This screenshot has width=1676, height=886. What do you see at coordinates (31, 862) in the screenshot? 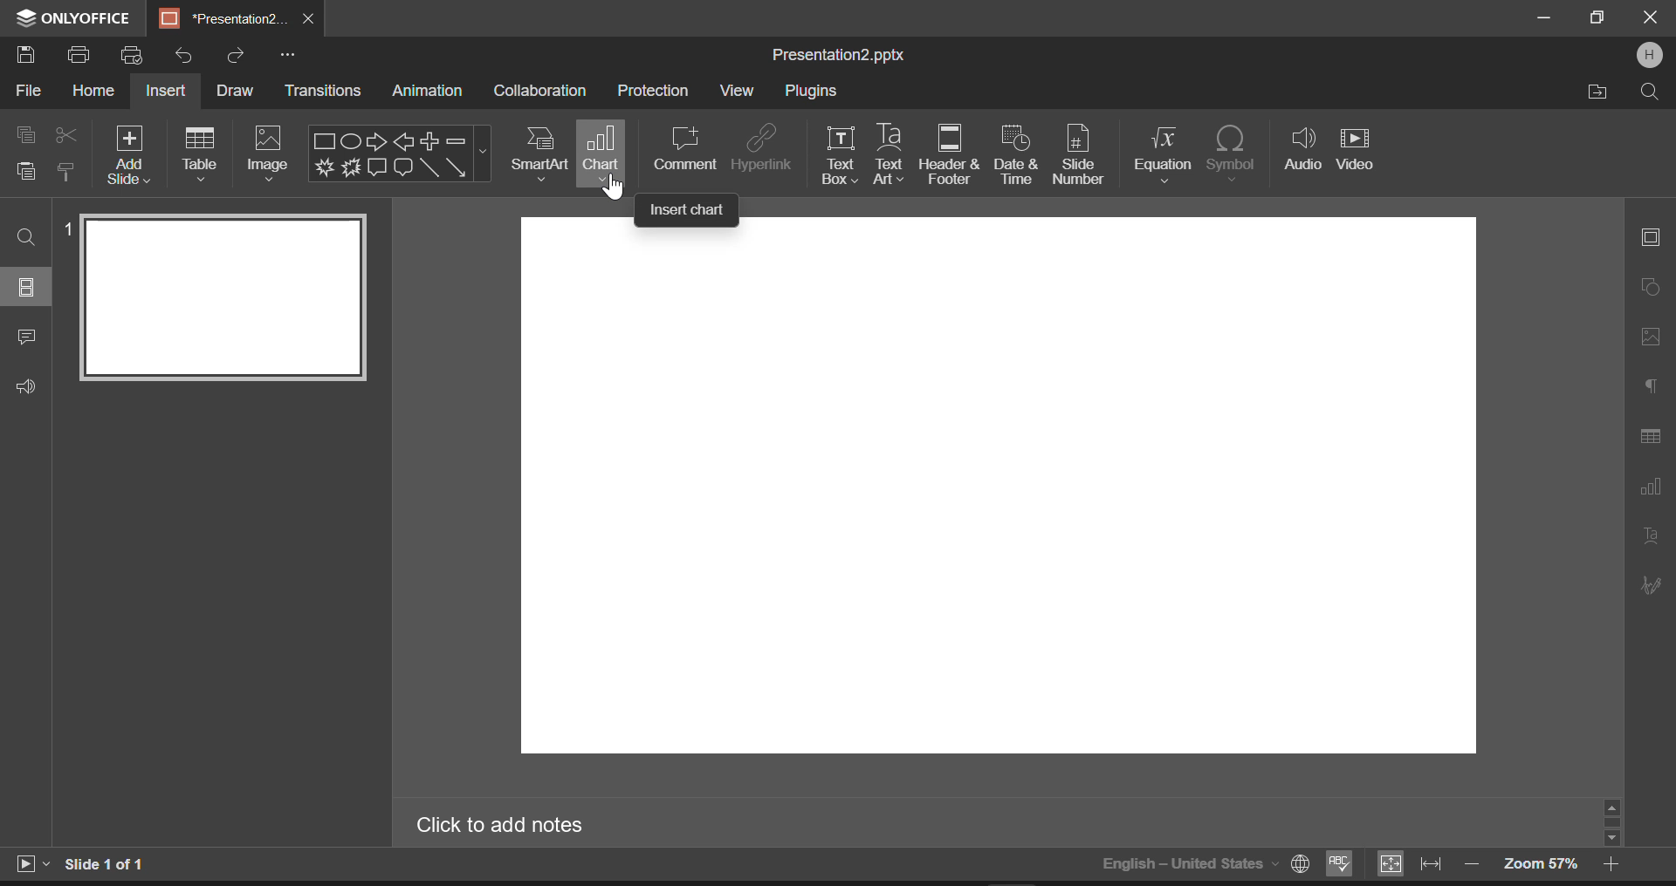
I see `Start Slideshow` at bounding box center [31, 862].